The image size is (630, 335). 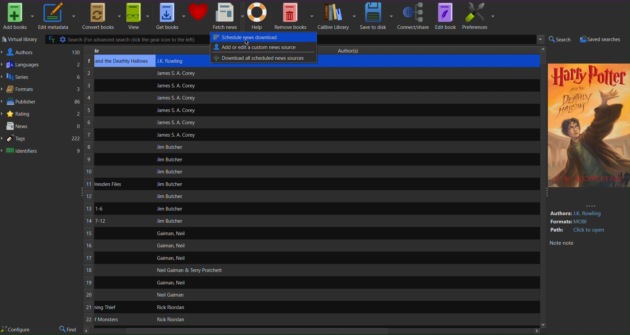 What do you see at coordinates (138, 17) in the screenshot?
I see `View` at bounding box center [138, 17].